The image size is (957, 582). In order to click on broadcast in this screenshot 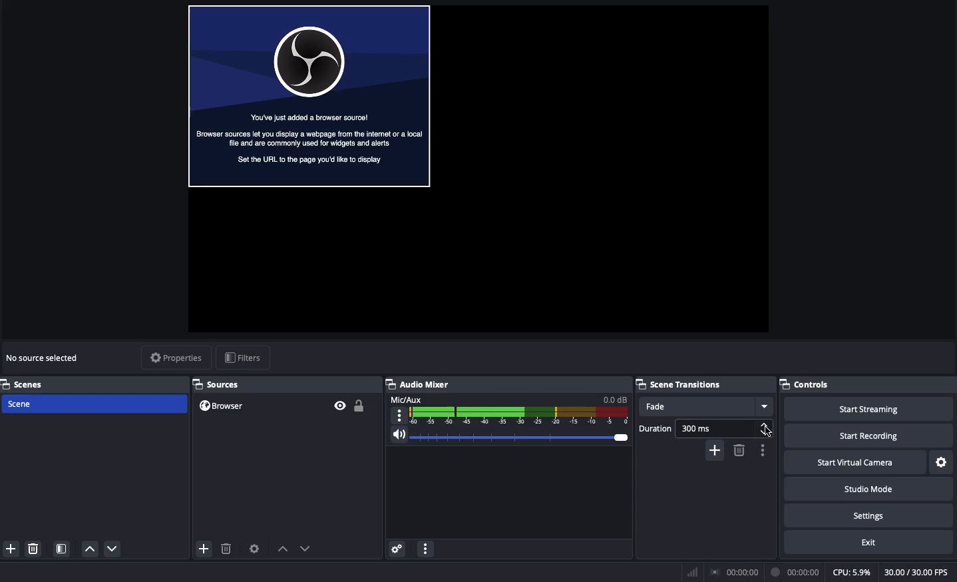, I will do `click(793, 571)`.